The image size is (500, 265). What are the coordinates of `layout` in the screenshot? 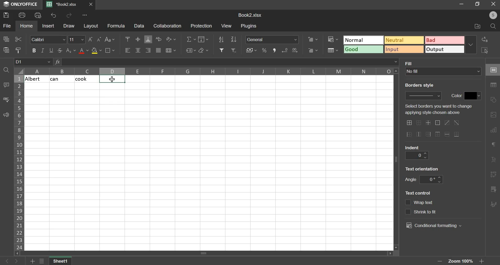 It's located at (91, 26).